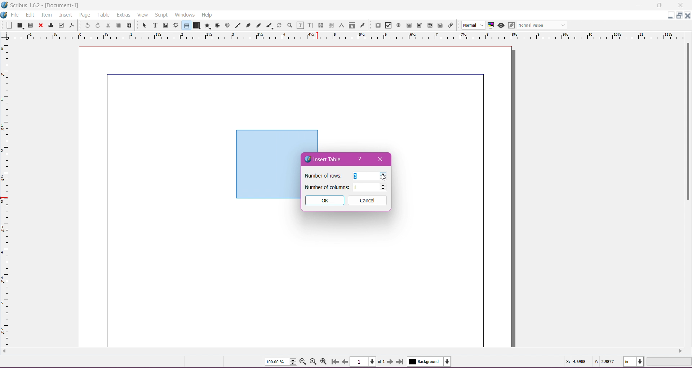  What do you see at coordinates (104, 15) in the screenshot?
I see `Table` at bounding box center [104, 15].